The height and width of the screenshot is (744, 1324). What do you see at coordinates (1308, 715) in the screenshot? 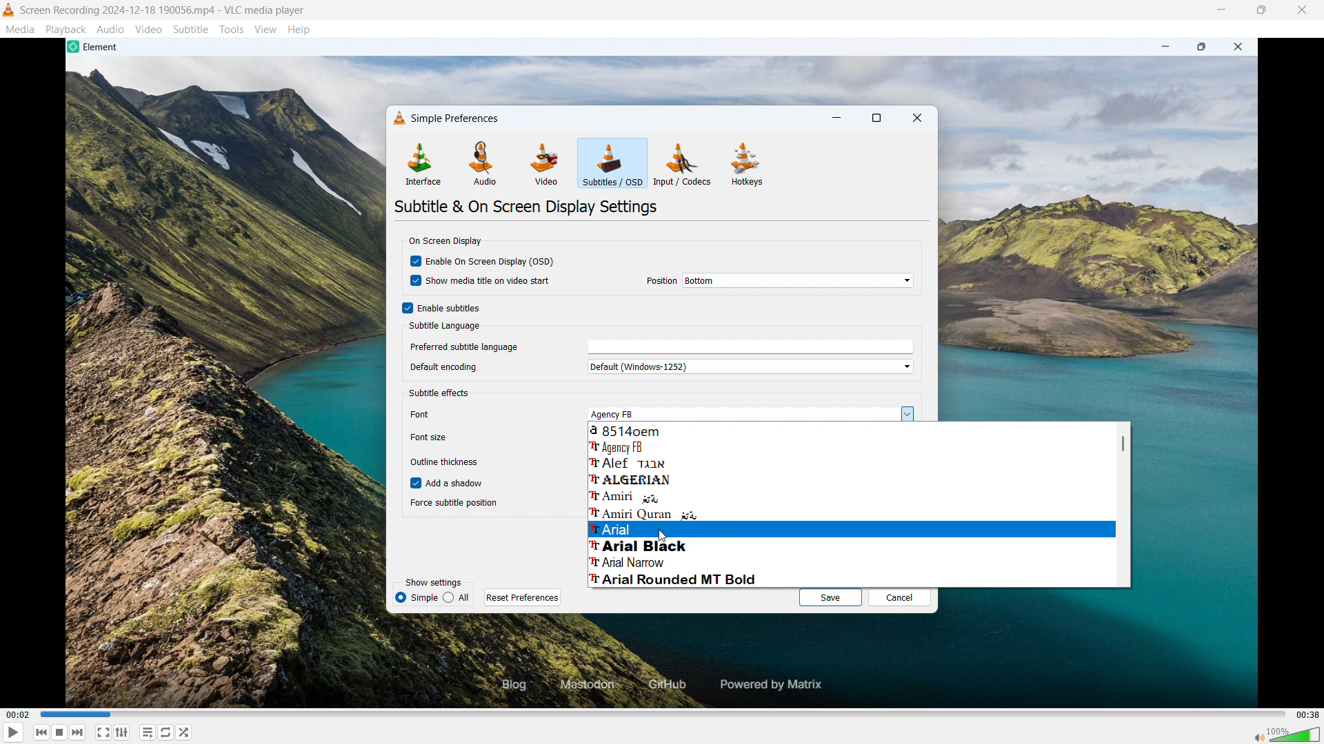
I see `video duration` at bounding box center [1308, 715].